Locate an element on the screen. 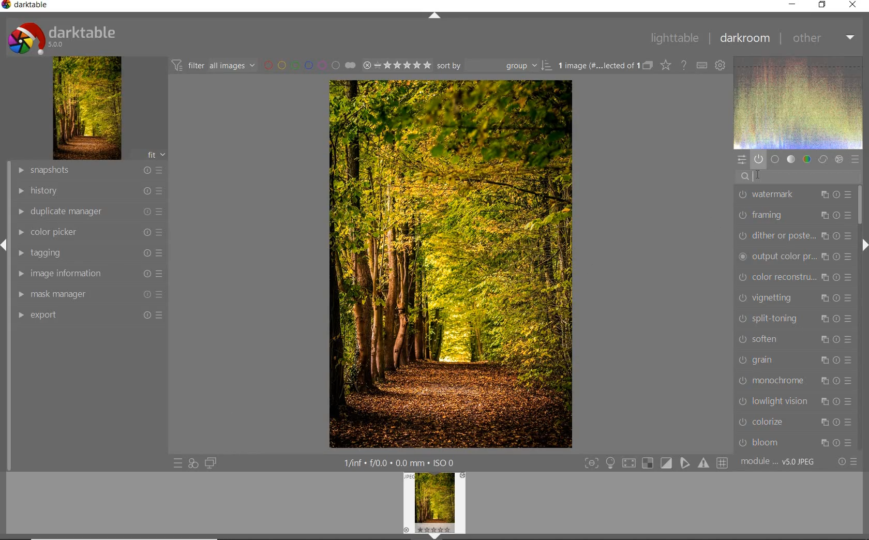 This screenshot has width=869, height=540. selected image is located at coordinates (450, 264).